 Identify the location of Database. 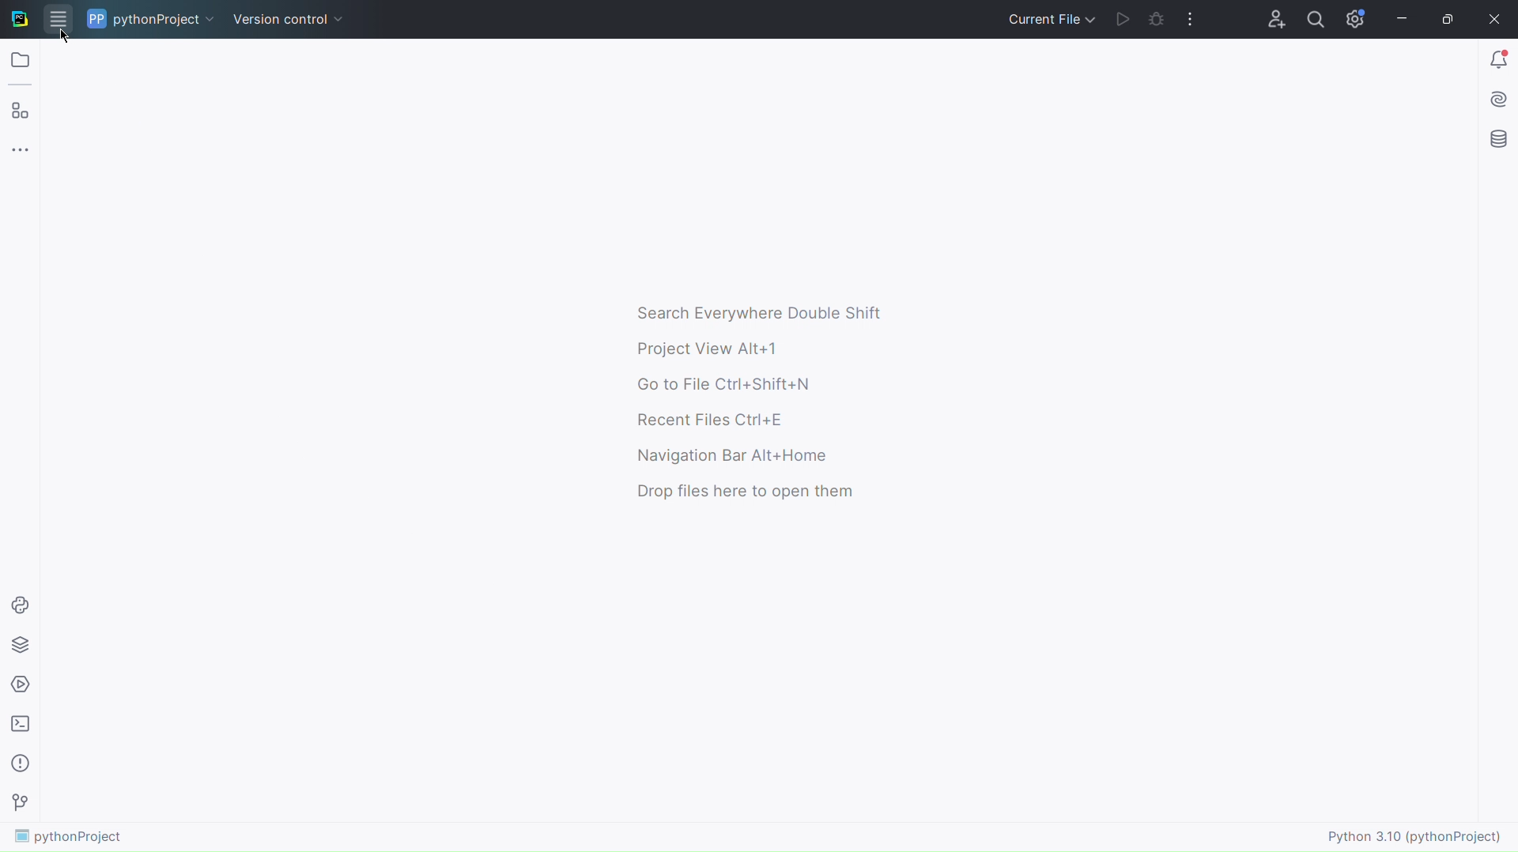
(1500, 141).